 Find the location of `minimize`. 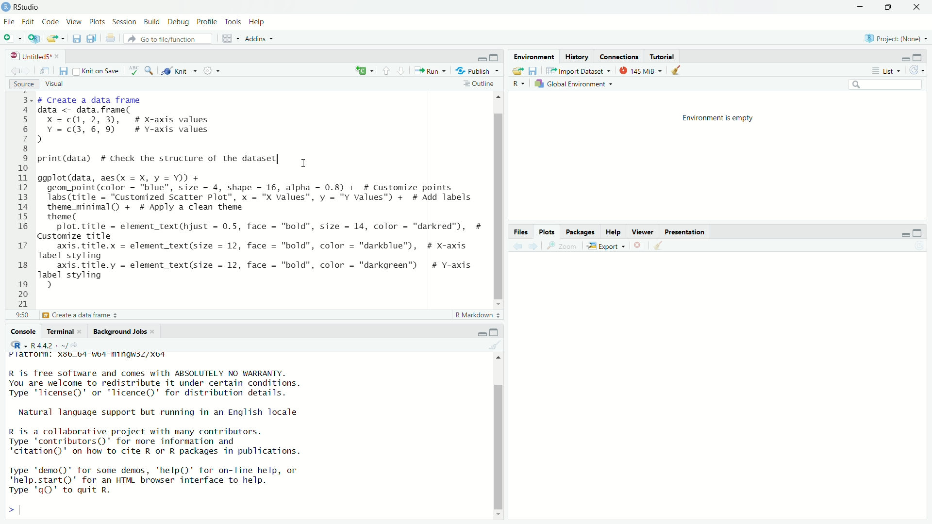

minimize is located at coordinates (481, 60).